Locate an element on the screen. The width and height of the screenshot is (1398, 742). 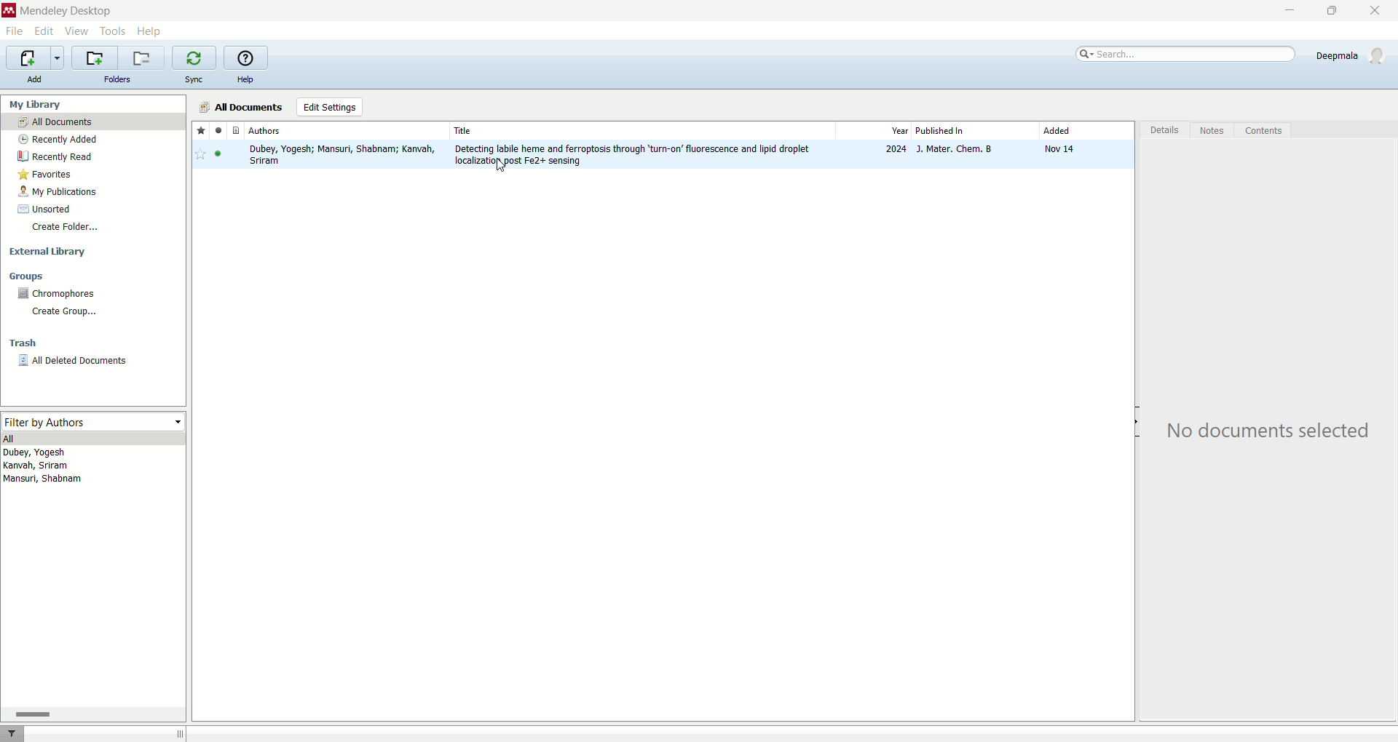
minimize is located at coordinates (1286, 12).